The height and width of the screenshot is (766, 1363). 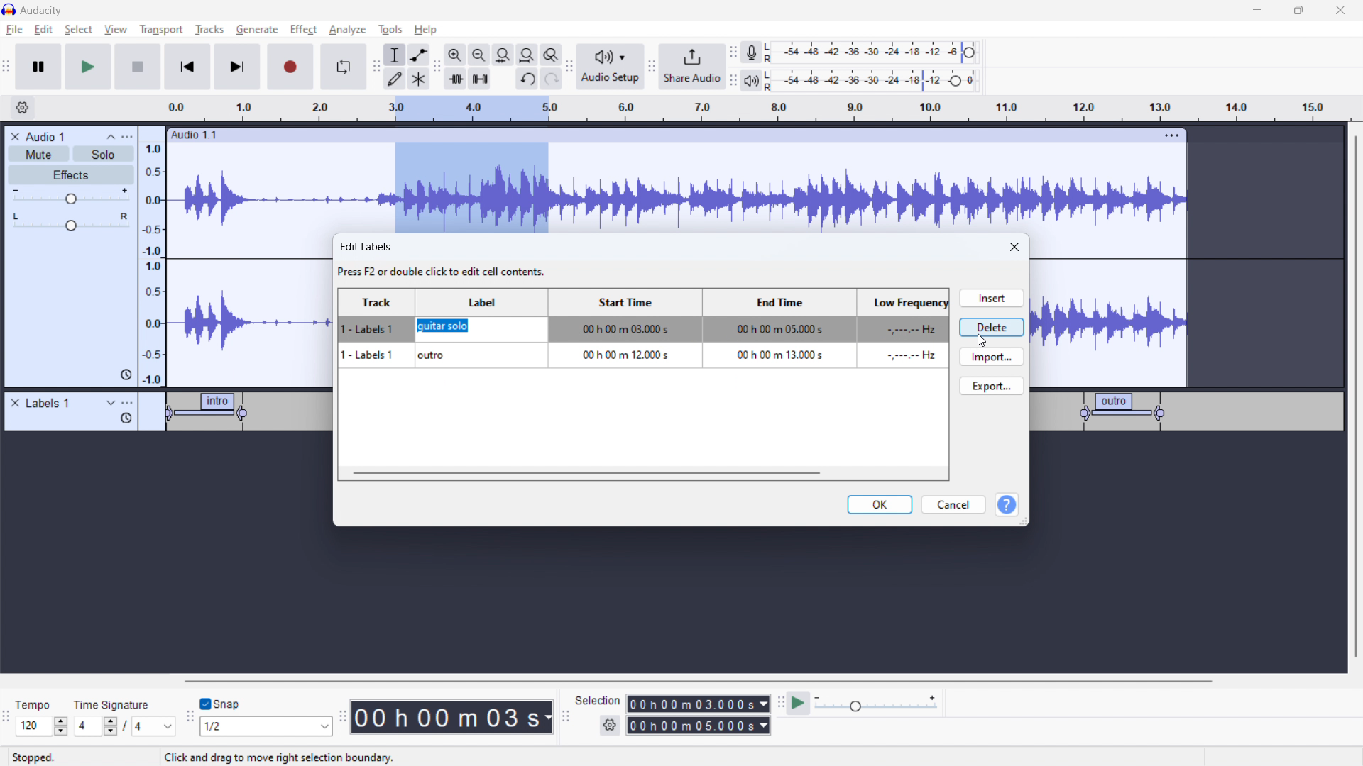 What do you see at coordinates (551, 55) in the screenshot?
I see `toggle zoom` at bounding box center [551, 55].